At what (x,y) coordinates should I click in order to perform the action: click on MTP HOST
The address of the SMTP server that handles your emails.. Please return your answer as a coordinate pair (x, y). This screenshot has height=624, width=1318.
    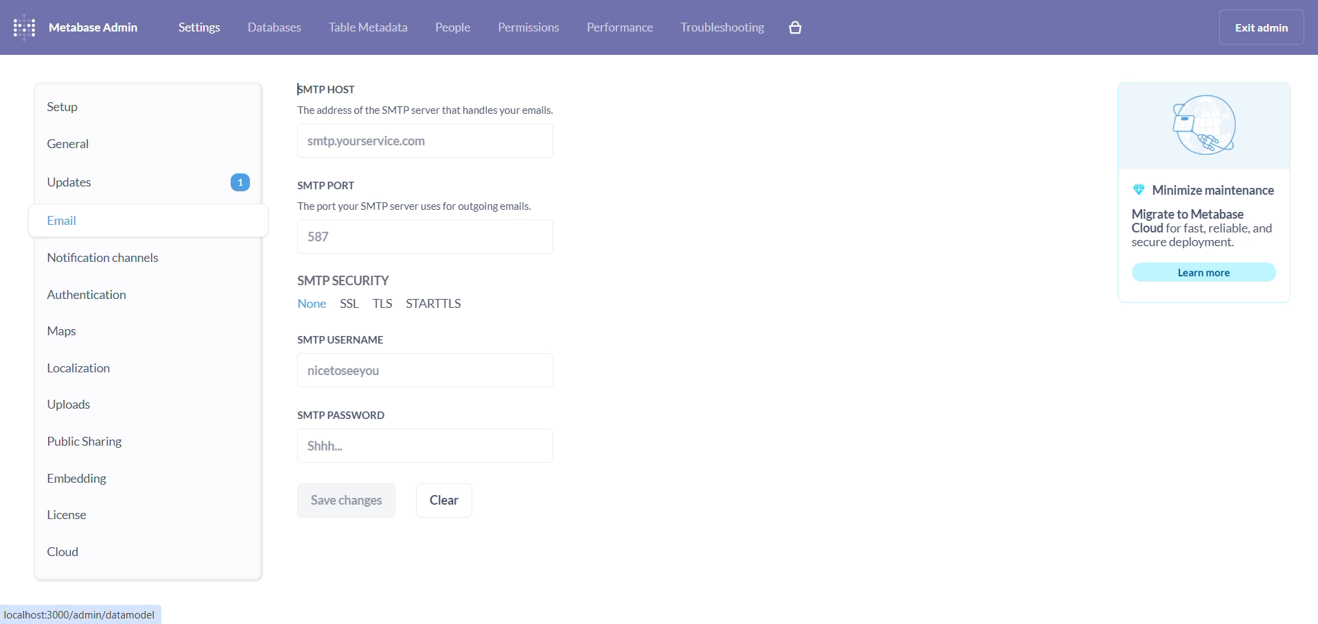
    Looking at the image, I should click on (429, 99).